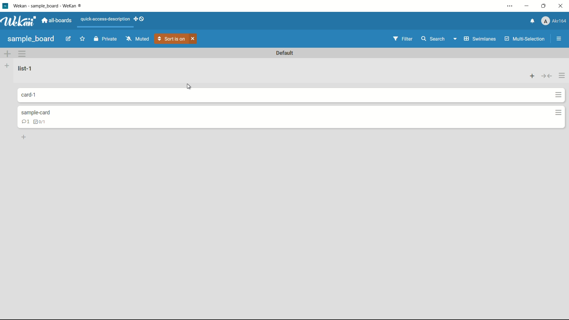 The image size is (569, 320). Describe the element at coordinates (43, 121) in the screenshot. I see `checklist` at that location.